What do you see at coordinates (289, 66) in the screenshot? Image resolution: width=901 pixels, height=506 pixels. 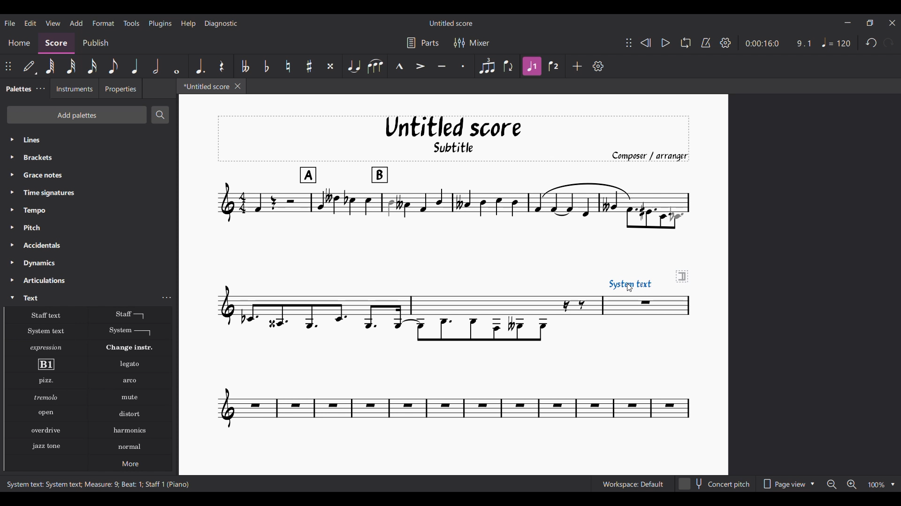 I see `Toggle natural` at bounding box center [289, 66].